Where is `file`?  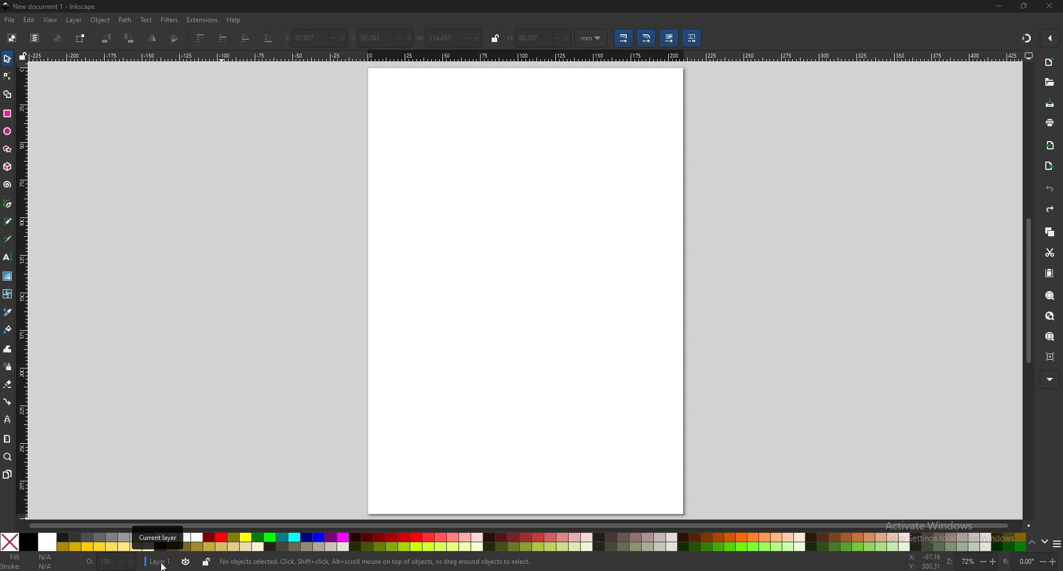
file is located at coordinates (10, 20).